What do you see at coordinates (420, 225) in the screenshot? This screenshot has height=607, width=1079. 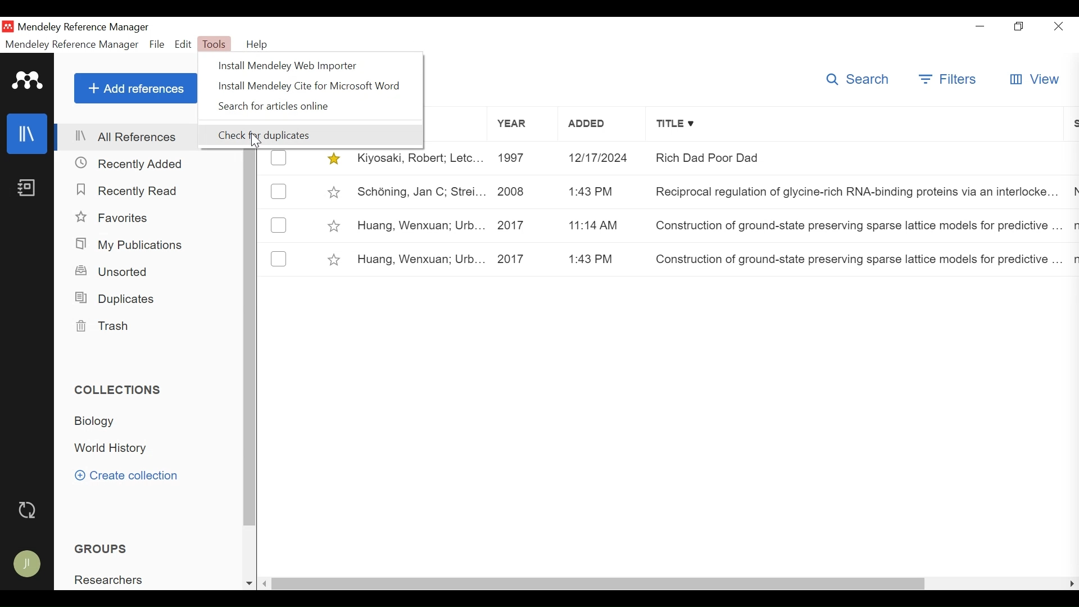 I see `Huang, Wenxuan` at bounding box center [420, 225].